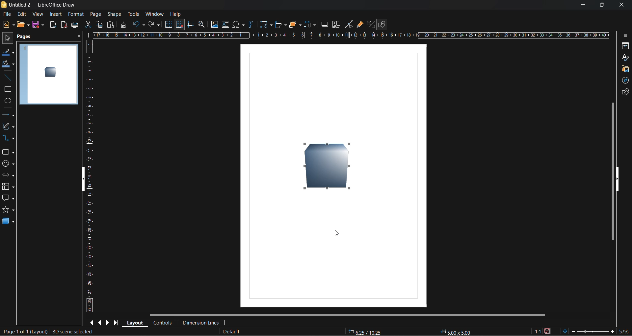  Describe the element at coordinates (108, 323) in the screenshot. I see `next` at that location.